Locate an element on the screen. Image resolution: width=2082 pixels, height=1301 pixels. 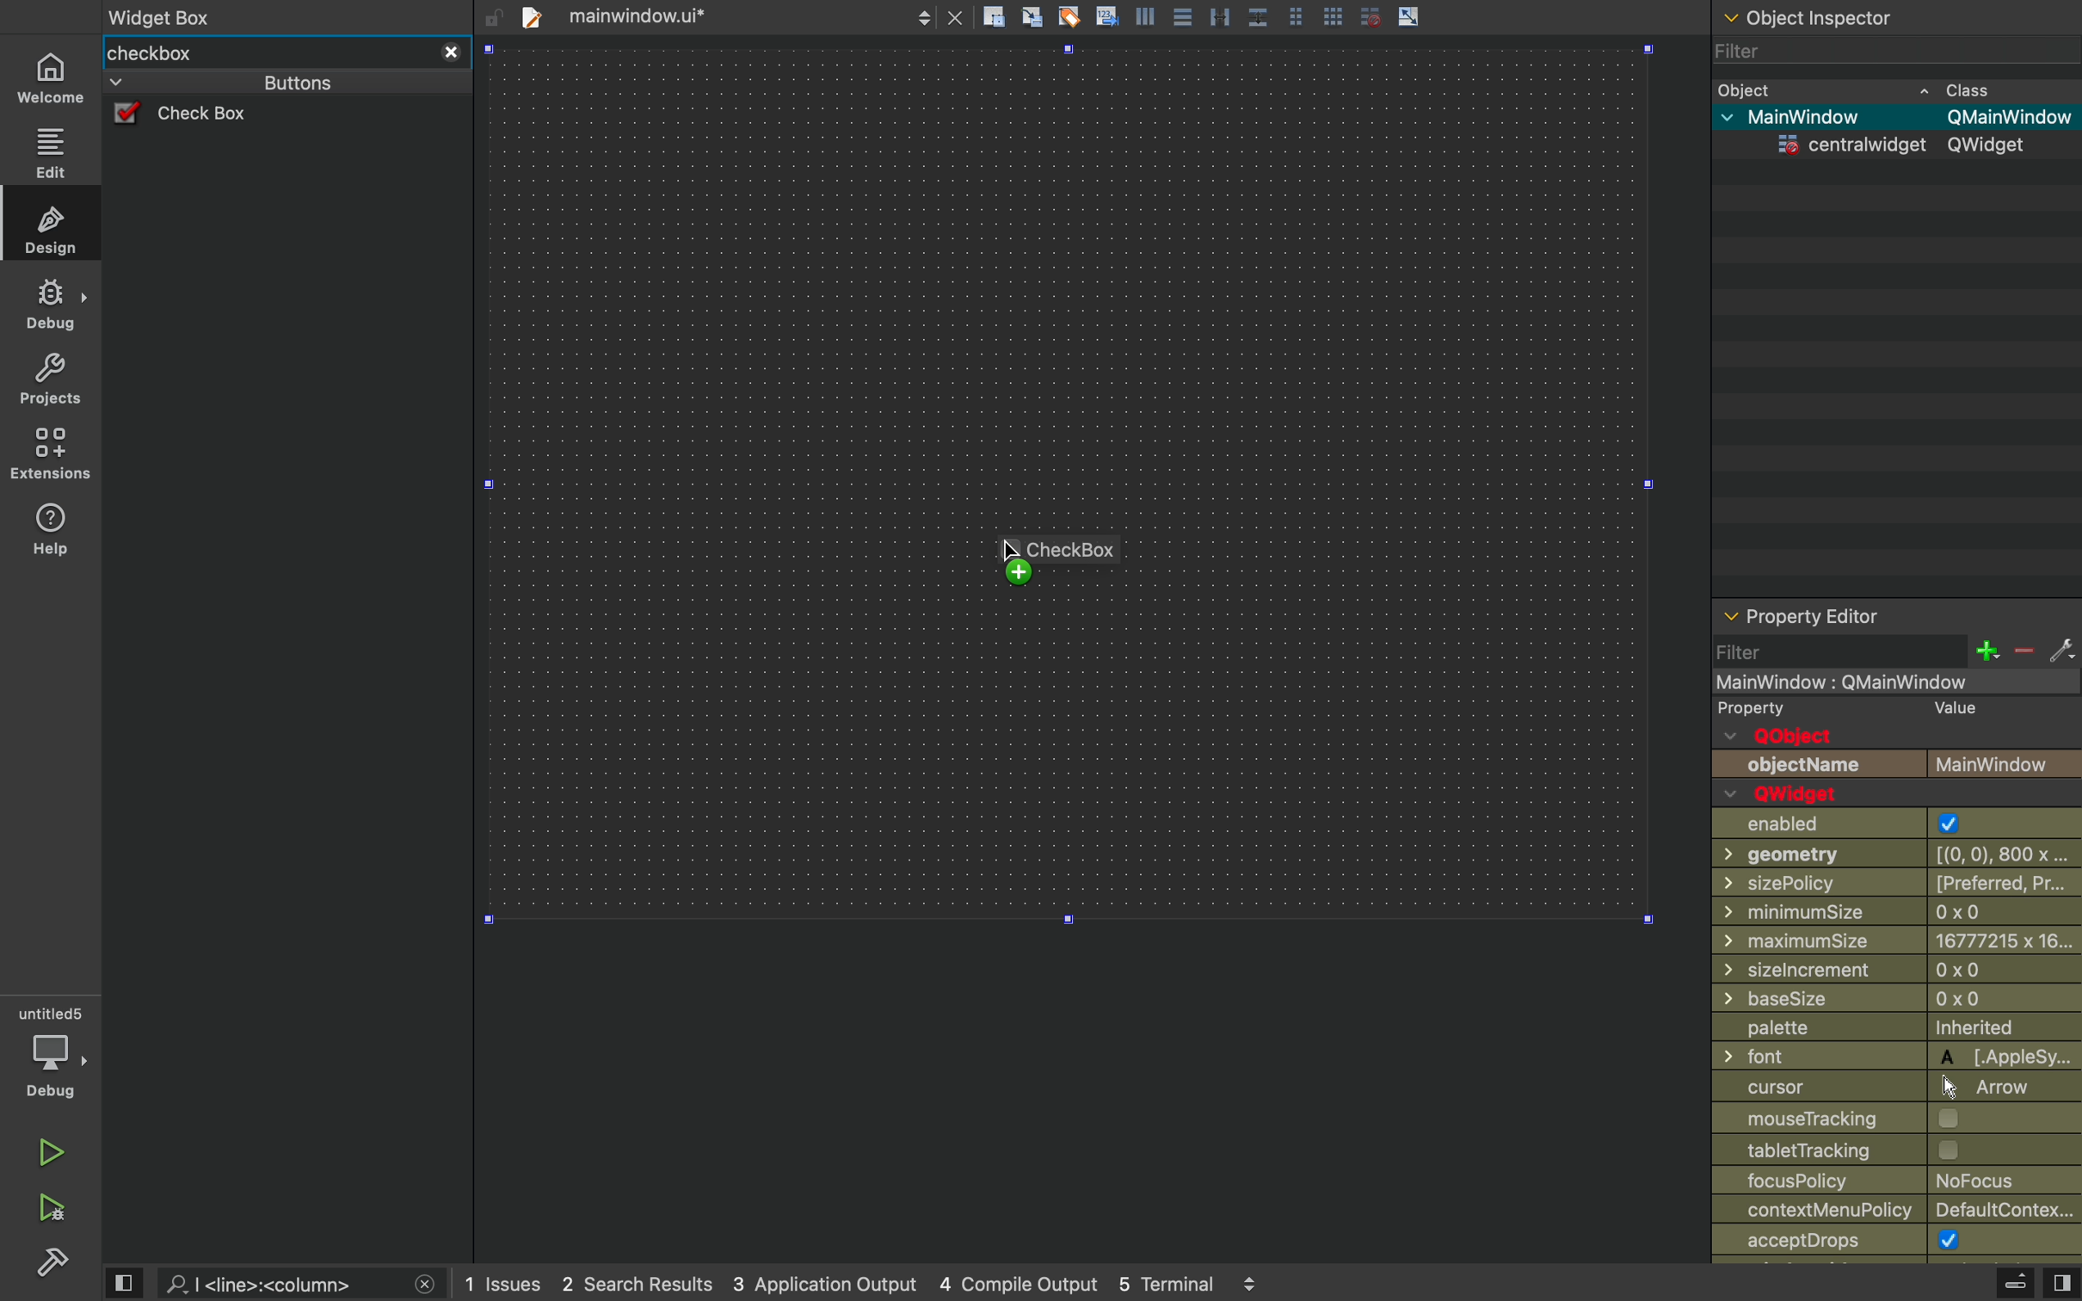
view is located at coordinates (126, 1282).